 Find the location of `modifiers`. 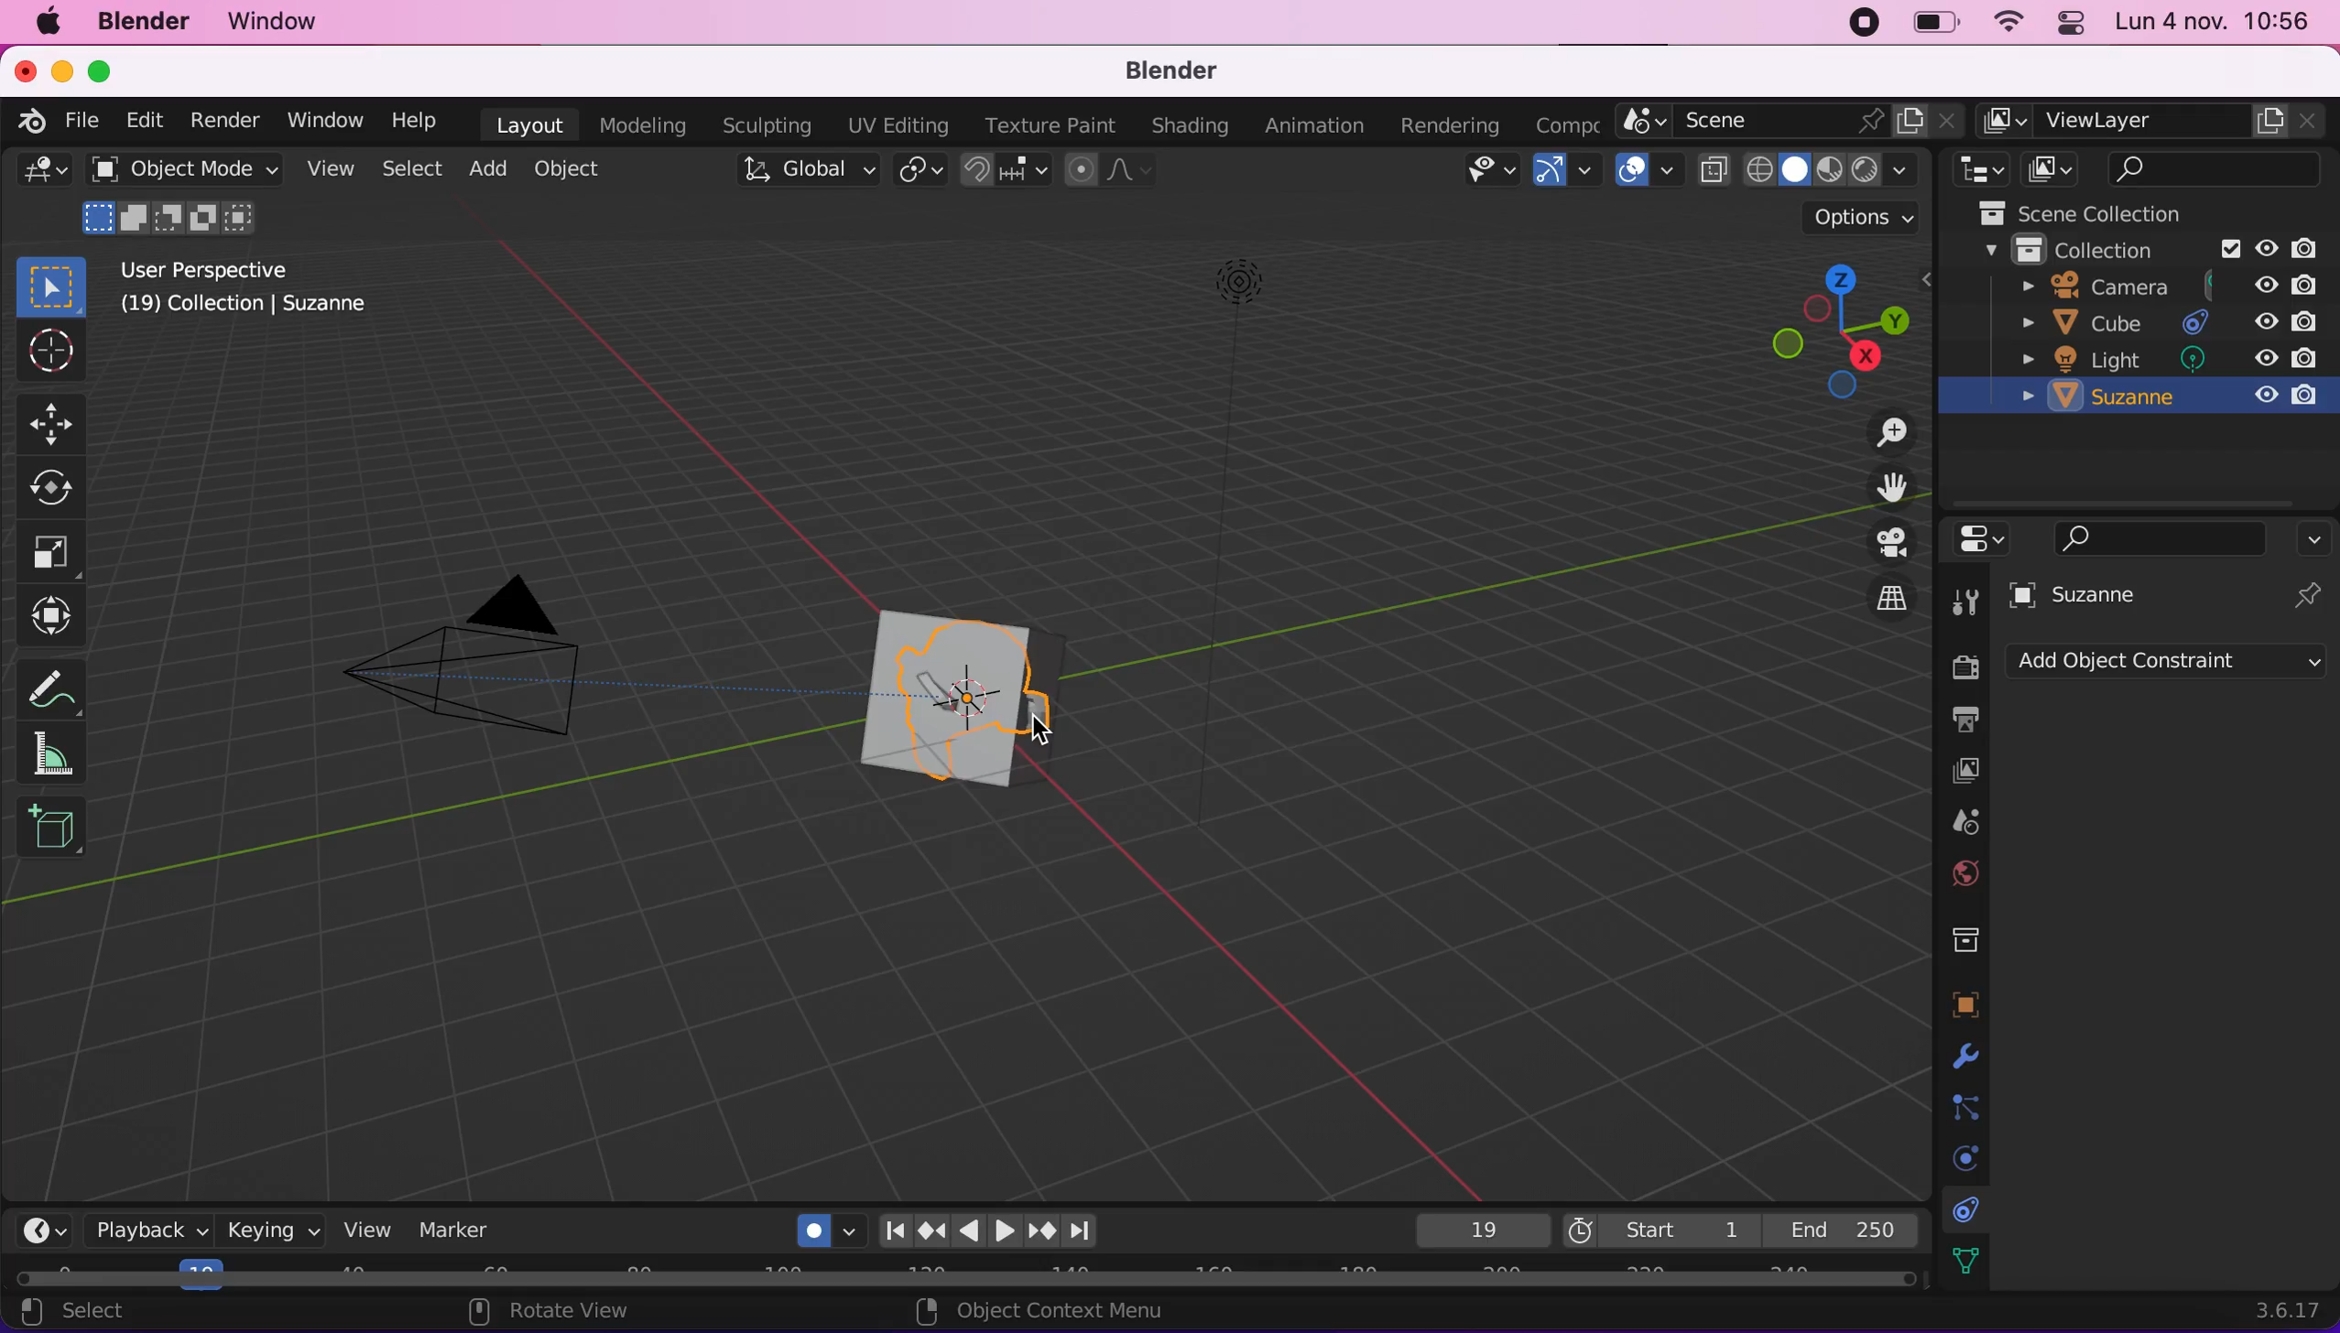

modifiers is located at coordinates (1962, 1051).